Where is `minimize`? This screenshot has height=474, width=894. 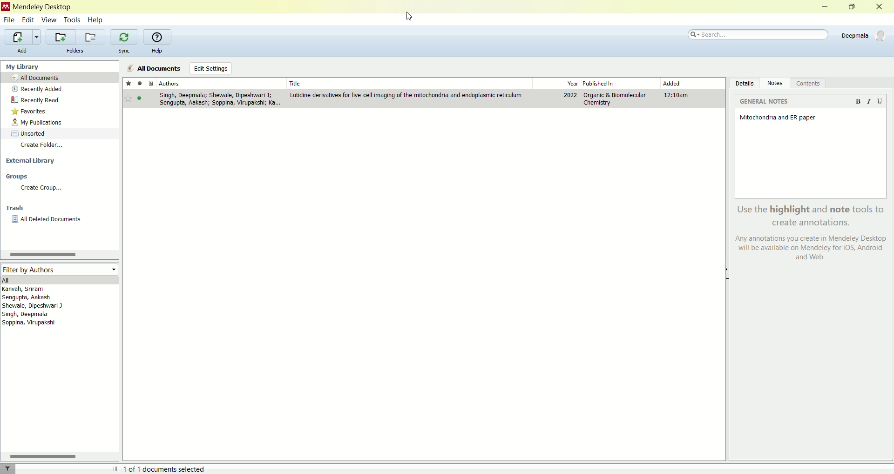 minimize is located at coordinates (826, 7).